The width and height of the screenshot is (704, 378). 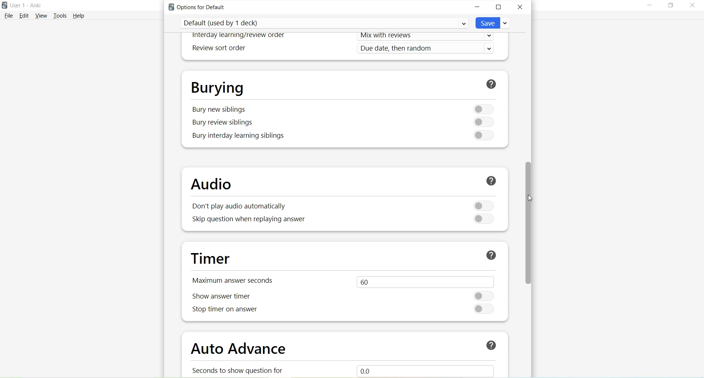 What do you see at coordinates (218, 48) in the screenshot?
I see `Review sort order` at bounding box center [218, 48].